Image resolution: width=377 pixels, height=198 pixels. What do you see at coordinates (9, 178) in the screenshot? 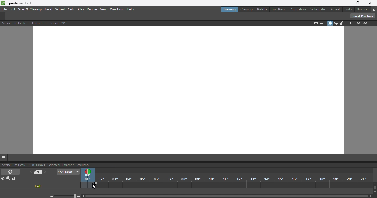
I see `Camera stand visibility toggle all` at bounding box center [9, 178].